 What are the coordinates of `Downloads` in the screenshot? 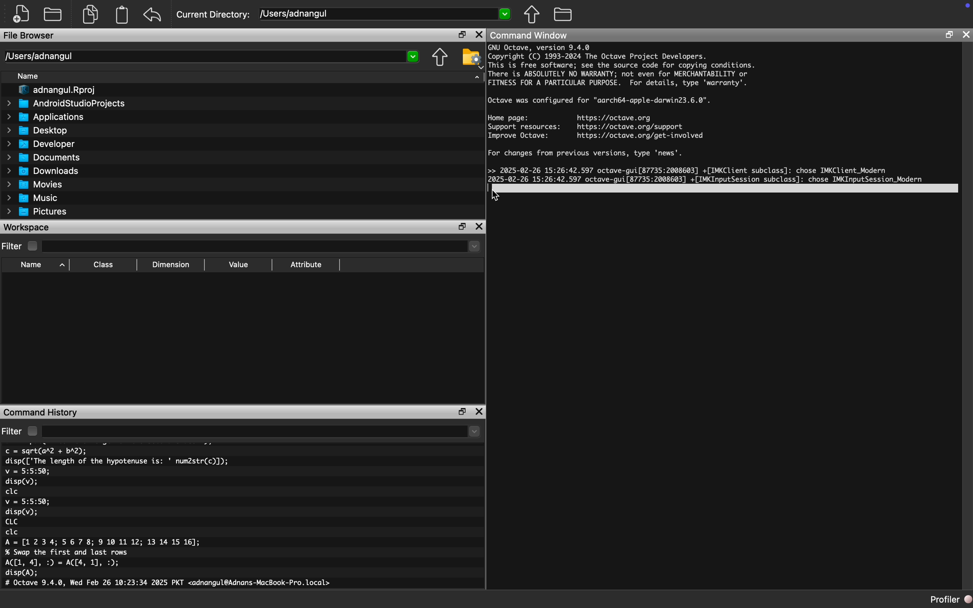 It's located at (43, 170).